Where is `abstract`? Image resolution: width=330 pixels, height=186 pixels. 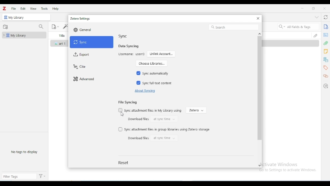
abstract is located at coordinates (326, 35).